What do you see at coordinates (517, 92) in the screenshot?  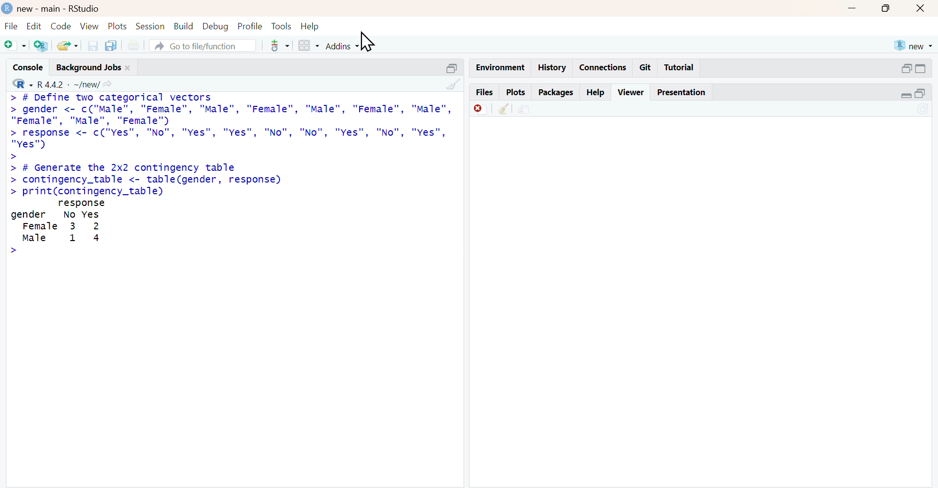 I see `plots` at bounding box center [517, 92].